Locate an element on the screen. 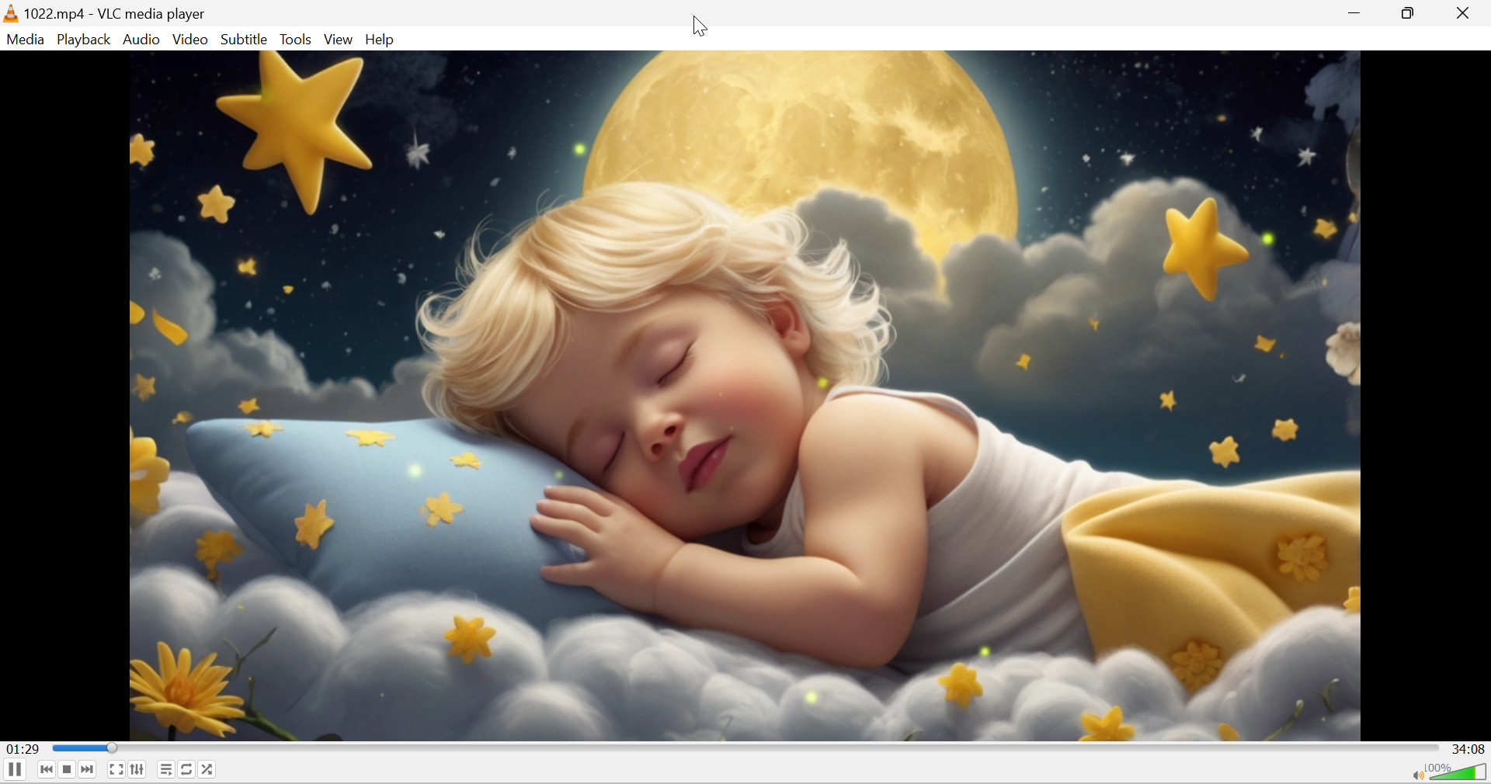 This screenshot has height=784, width=1491. Show extended settings is located at coordinates (140, 769).